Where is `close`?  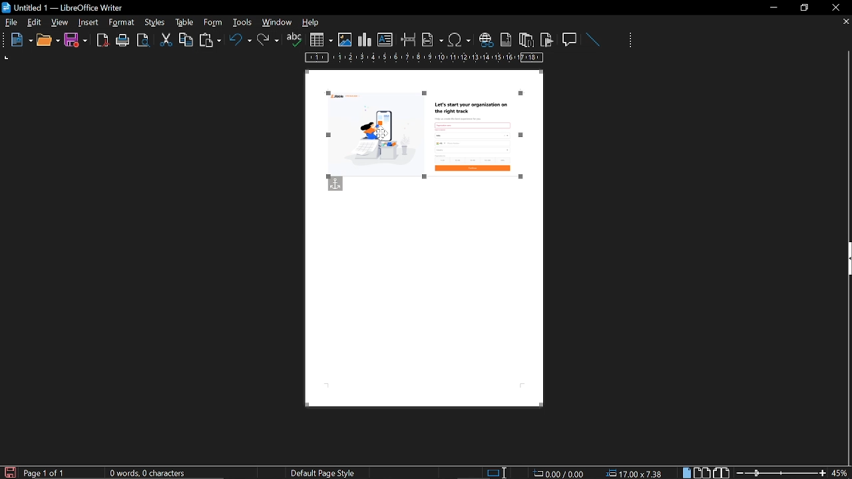 close is located at coordinates (835, 7).